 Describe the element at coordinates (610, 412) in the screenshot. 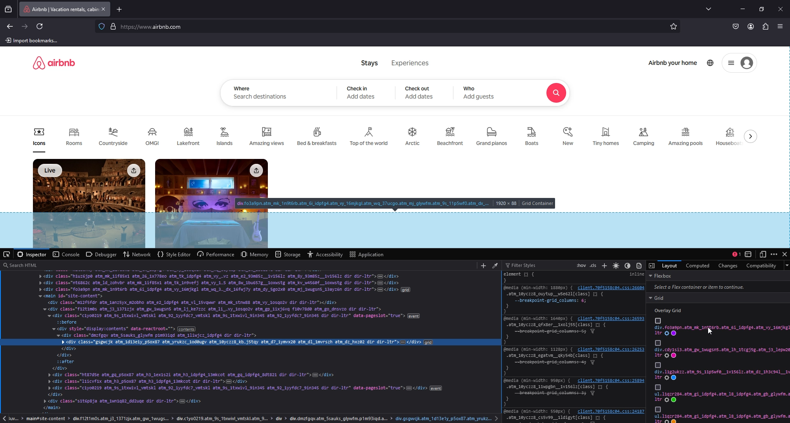

I see `link` at that location.